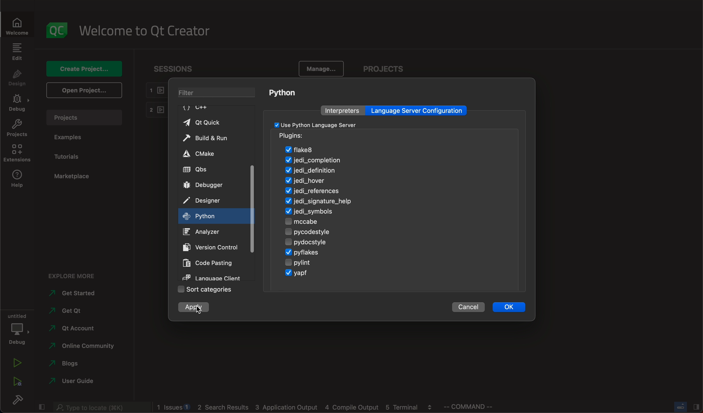  What do you see at coordinates (206, 289) in the screenshot?
I see `sort ` at bounding box center [206, 289].